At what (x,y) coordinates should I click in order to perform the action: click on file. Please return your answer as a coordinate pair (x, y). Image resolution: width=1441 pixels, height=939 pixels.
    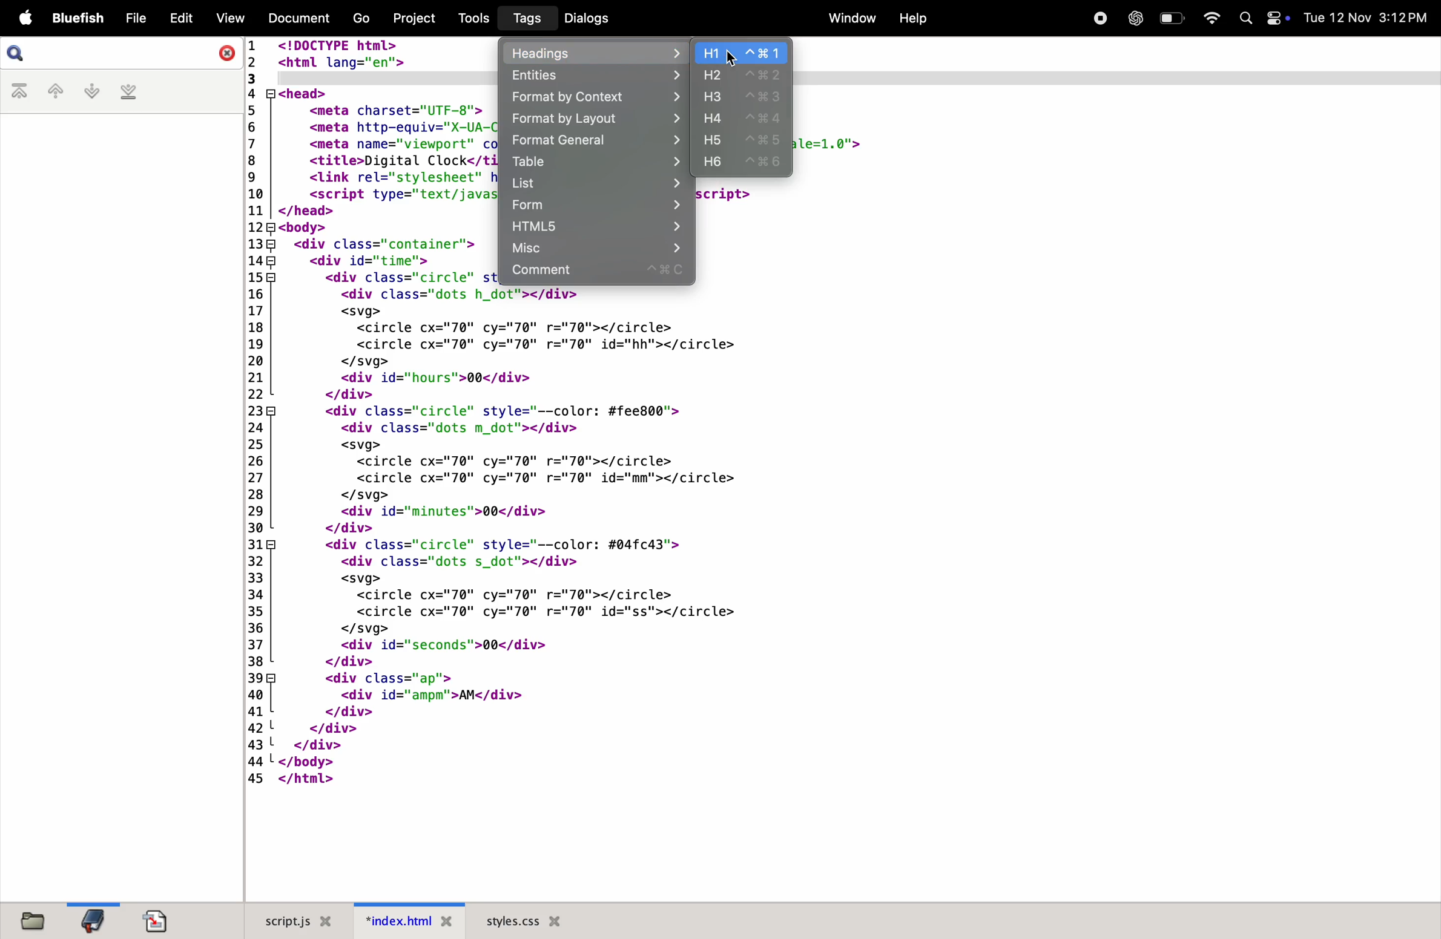
    Looking at the image, I should click on (136, 19).